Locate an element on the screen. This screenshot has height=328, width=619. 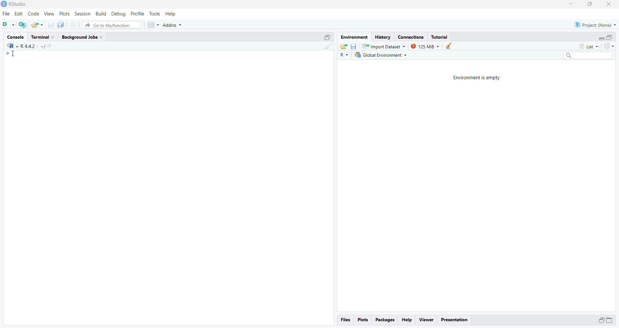
Console is located at coordinates (15, 36).